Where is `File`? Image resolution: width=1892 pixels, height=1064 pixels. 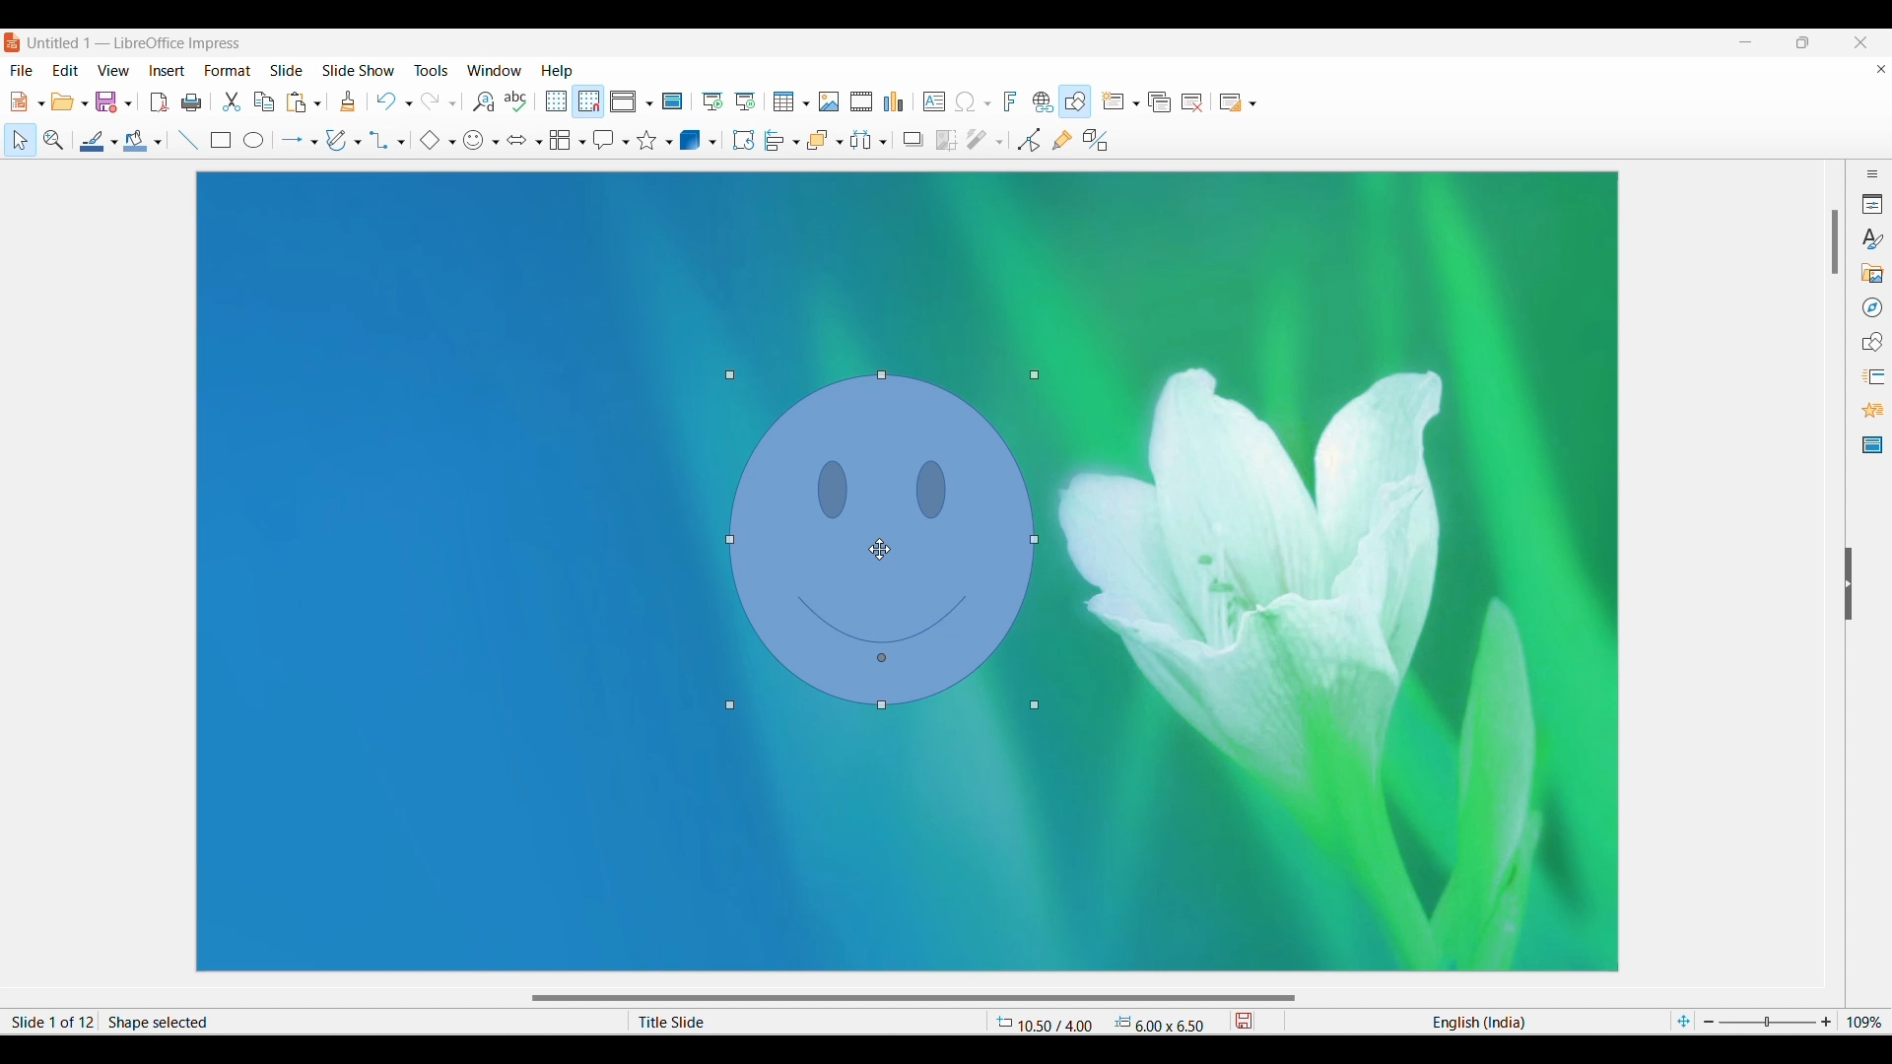
File is located at coordinates (22, 70).